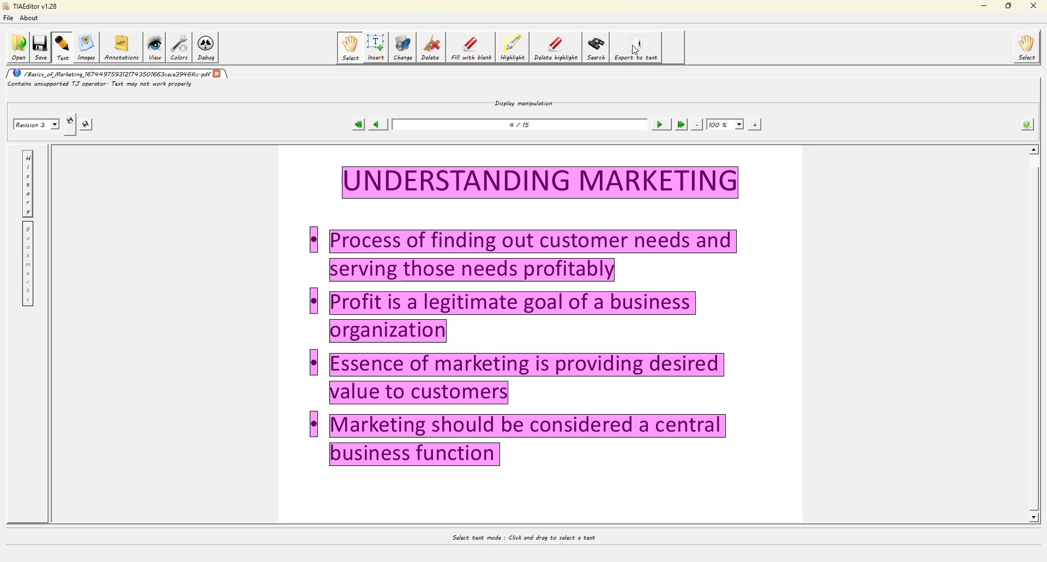  Describe the element at coordinates (103, 85) in the screenshot. I see `info` at that location.